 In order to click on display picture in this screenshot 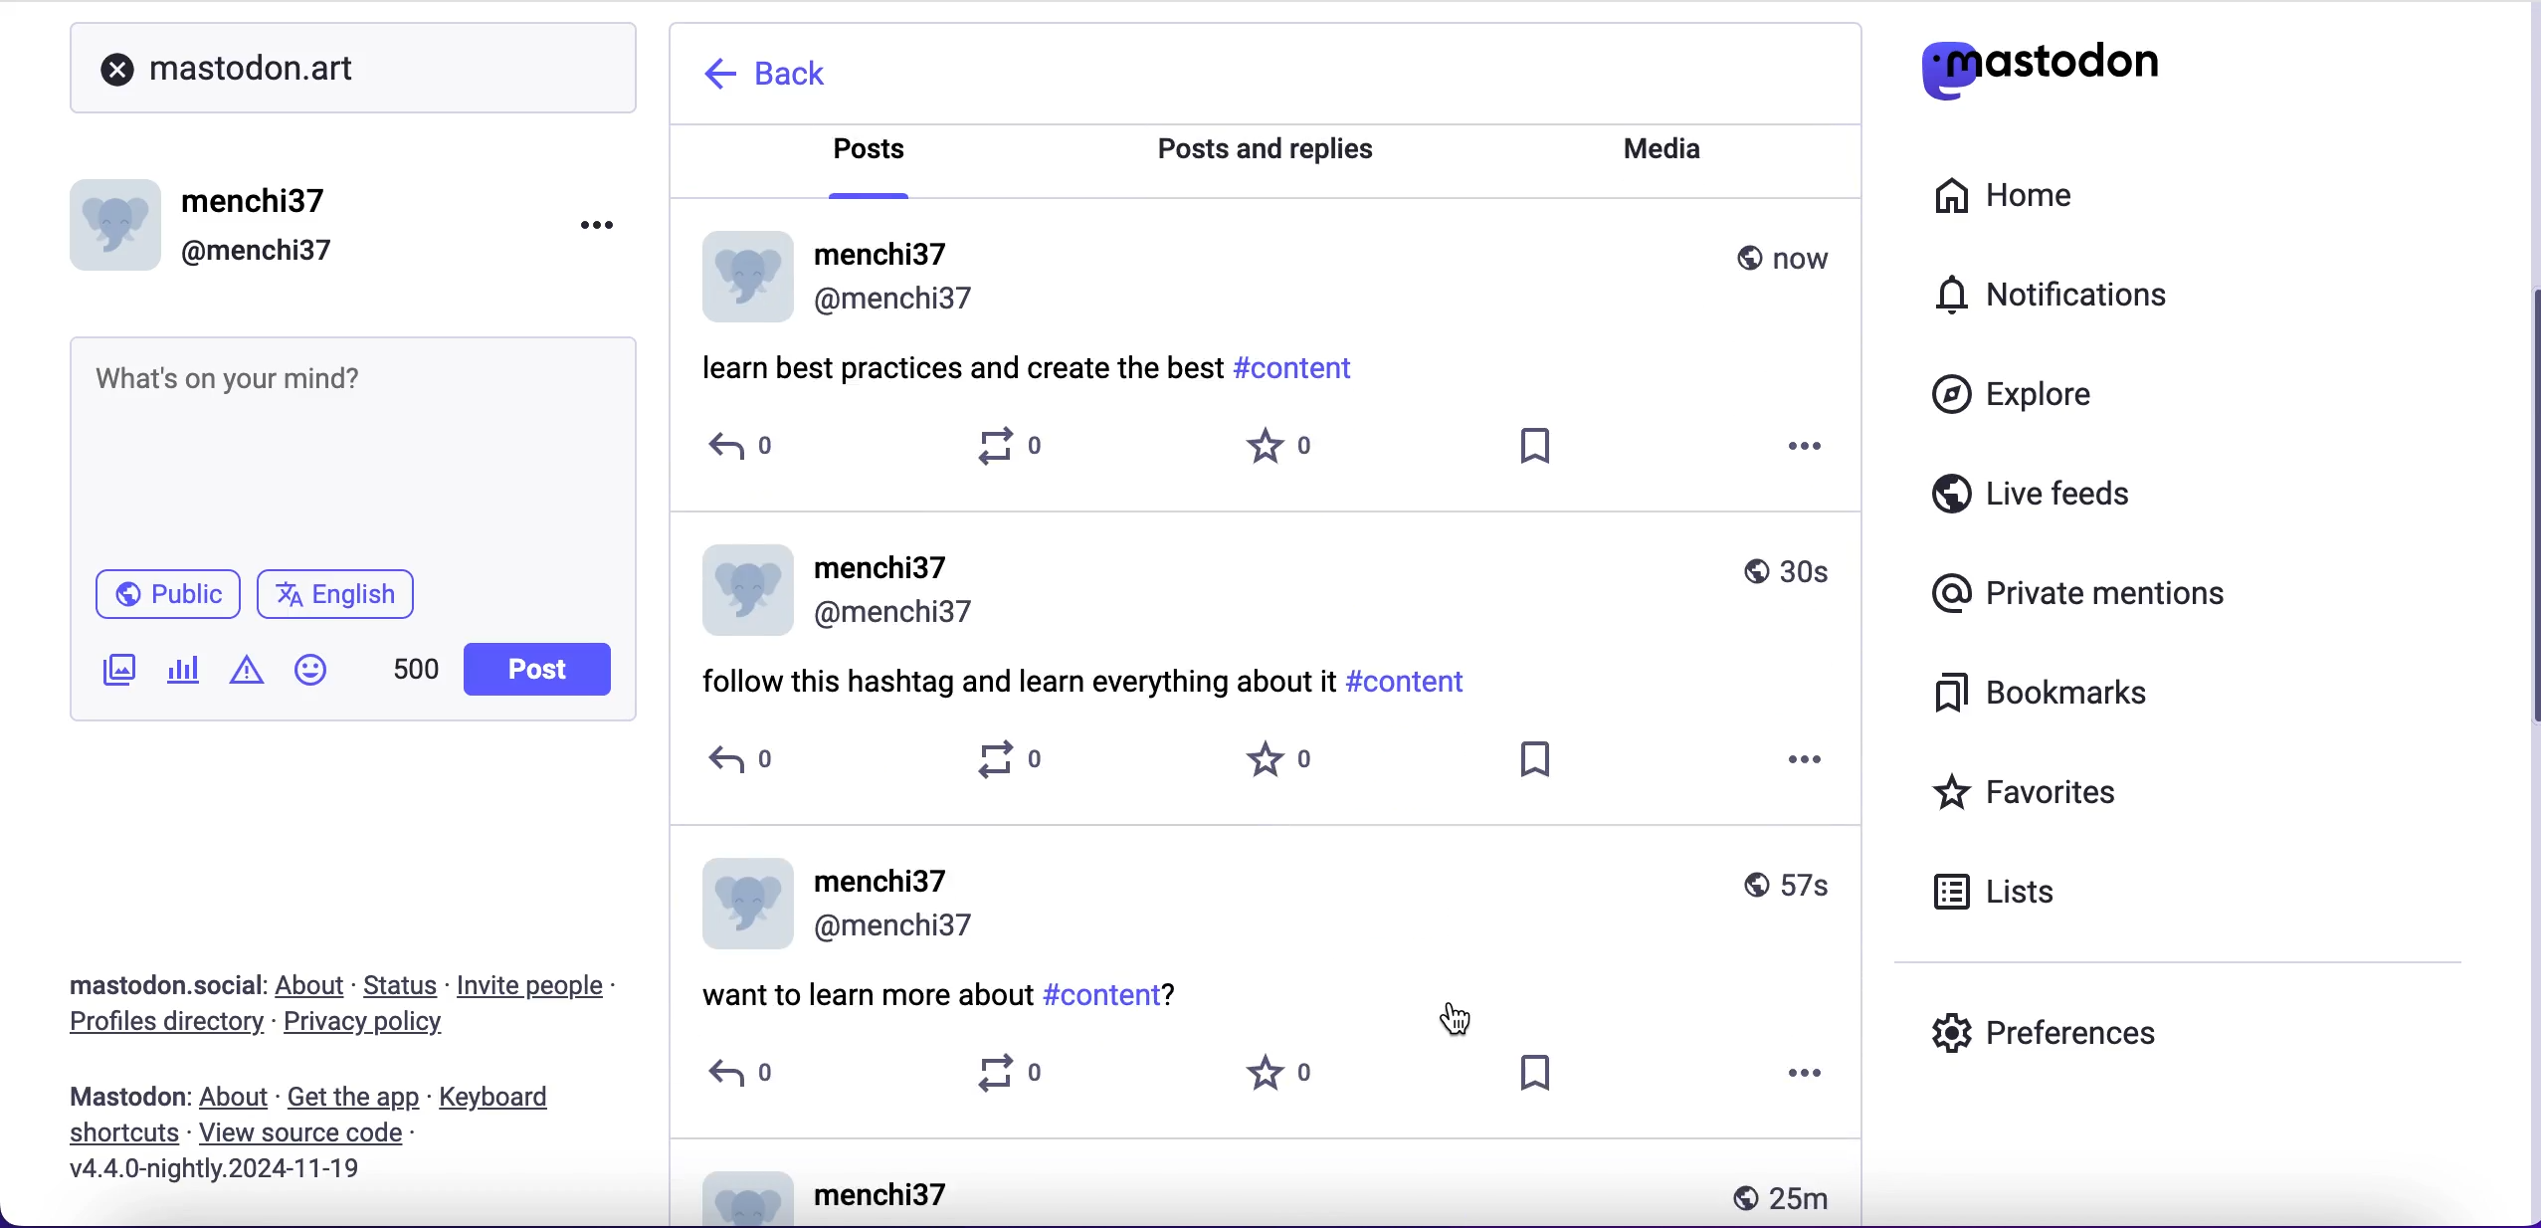, I will do `click(119, 218)`.